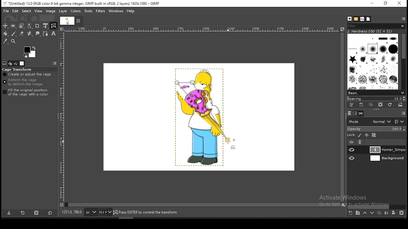 This screenshot has height=229, width=408. What do you see at coordinates (26, 11) in the screenshot?
I see `select` at bounding box center [26, 11].